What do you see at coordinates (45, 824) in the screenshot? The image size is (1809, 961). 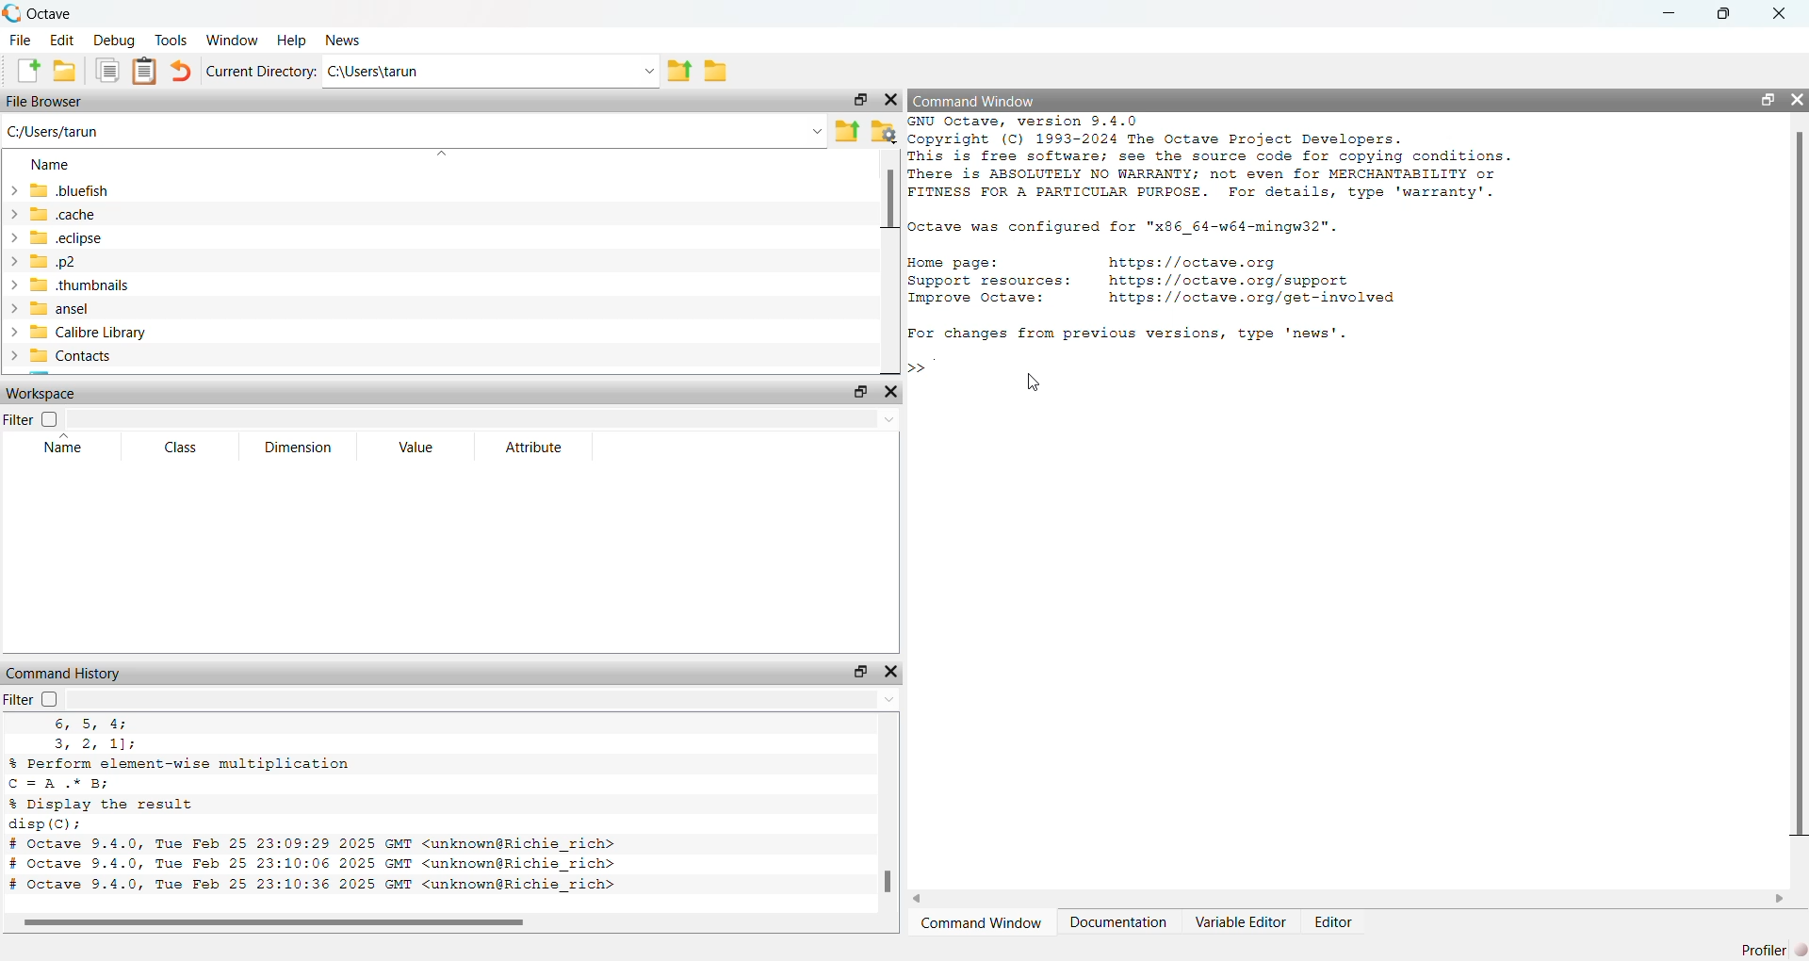 I see `disp(C):` at bounding box center [45, 824].